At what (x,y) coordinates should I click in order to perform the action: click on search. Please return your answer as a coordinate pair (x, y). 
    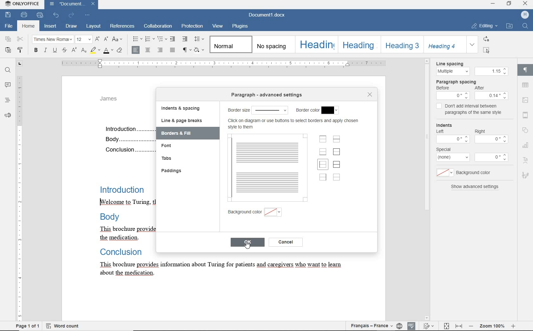
    Looking at the image, I should click on (525, 26).